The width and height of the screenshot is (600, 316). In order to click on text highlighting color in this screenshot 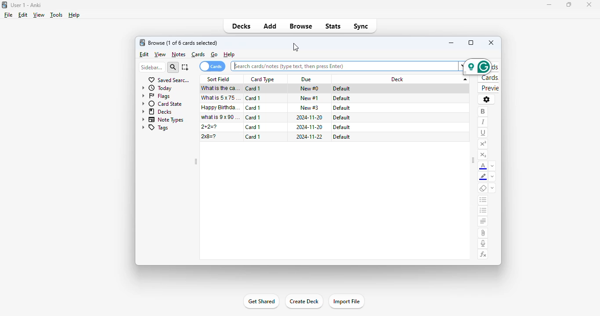, I will do `click(483, 177)`.